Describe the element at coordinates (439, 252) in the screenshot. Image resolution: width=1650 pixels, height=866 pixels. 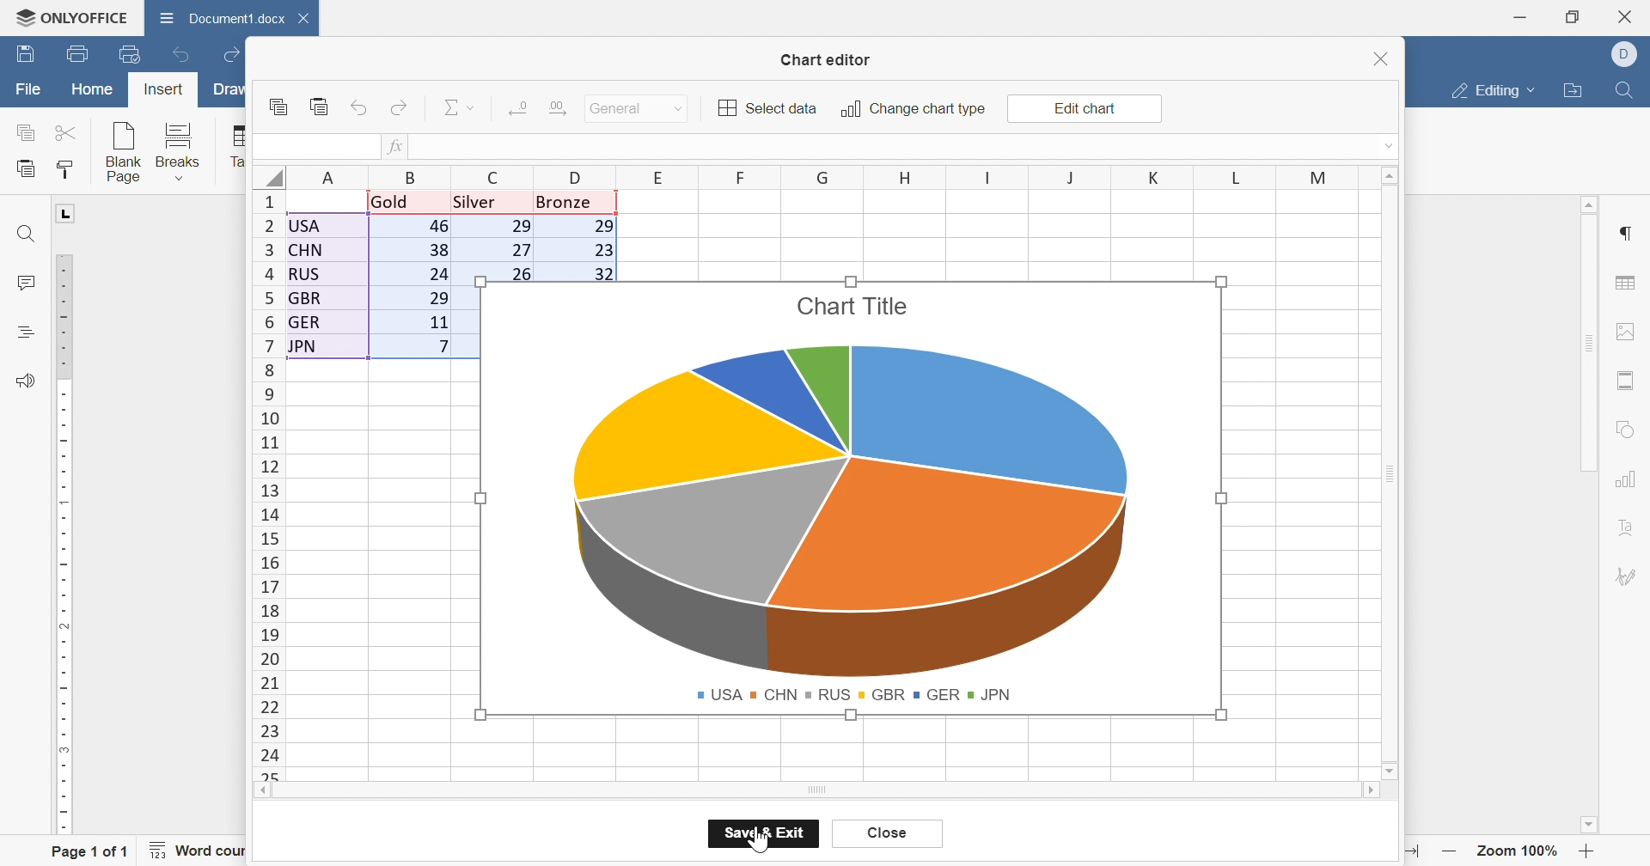
I see `38` at that location.